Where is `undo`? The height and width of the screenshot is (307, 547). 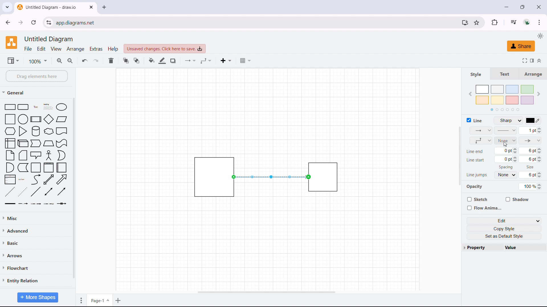 undo is located at coordinates (85, 60).